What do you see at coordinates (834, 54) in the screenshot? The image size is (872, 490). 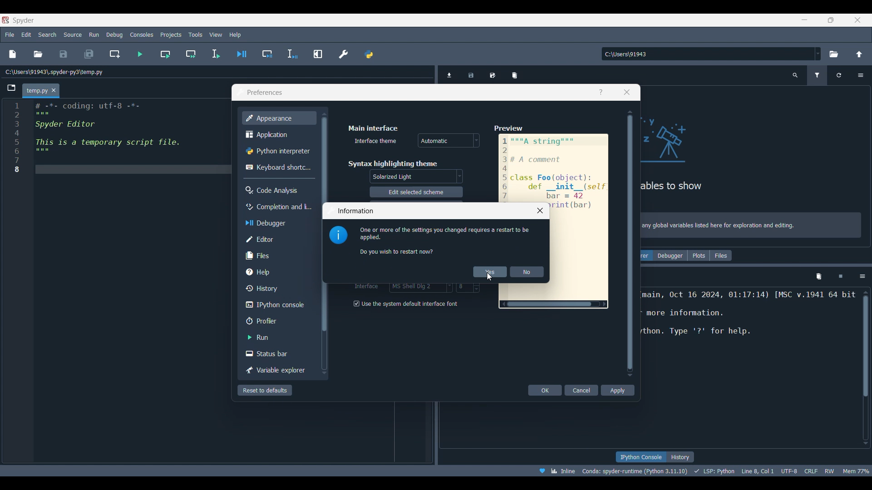 I see `Browse a working directory` at bounding box center [834, 54].